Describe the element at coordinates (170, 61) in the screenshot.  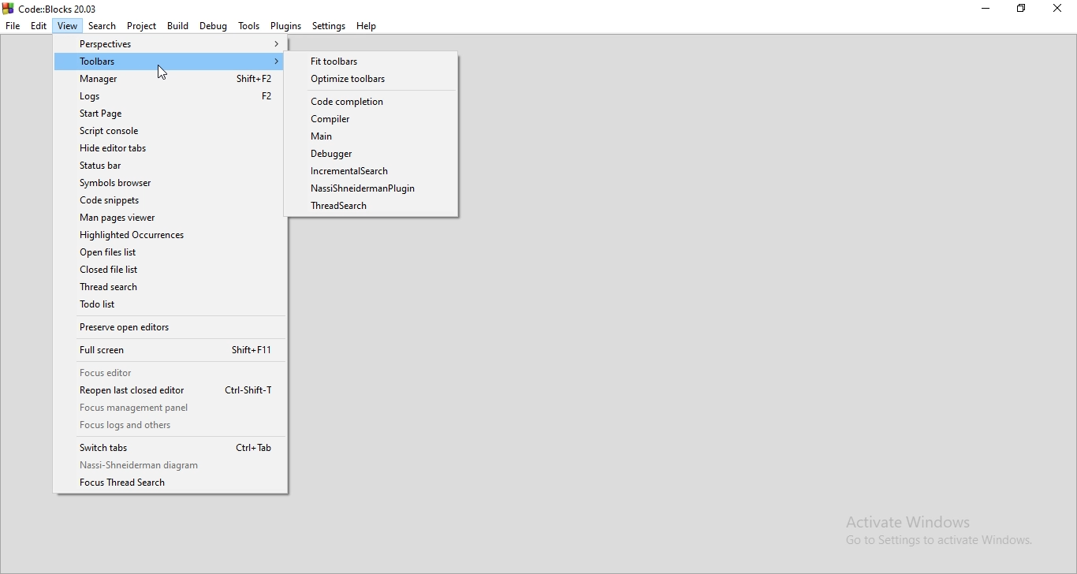
I see `Toolbars` at that location.